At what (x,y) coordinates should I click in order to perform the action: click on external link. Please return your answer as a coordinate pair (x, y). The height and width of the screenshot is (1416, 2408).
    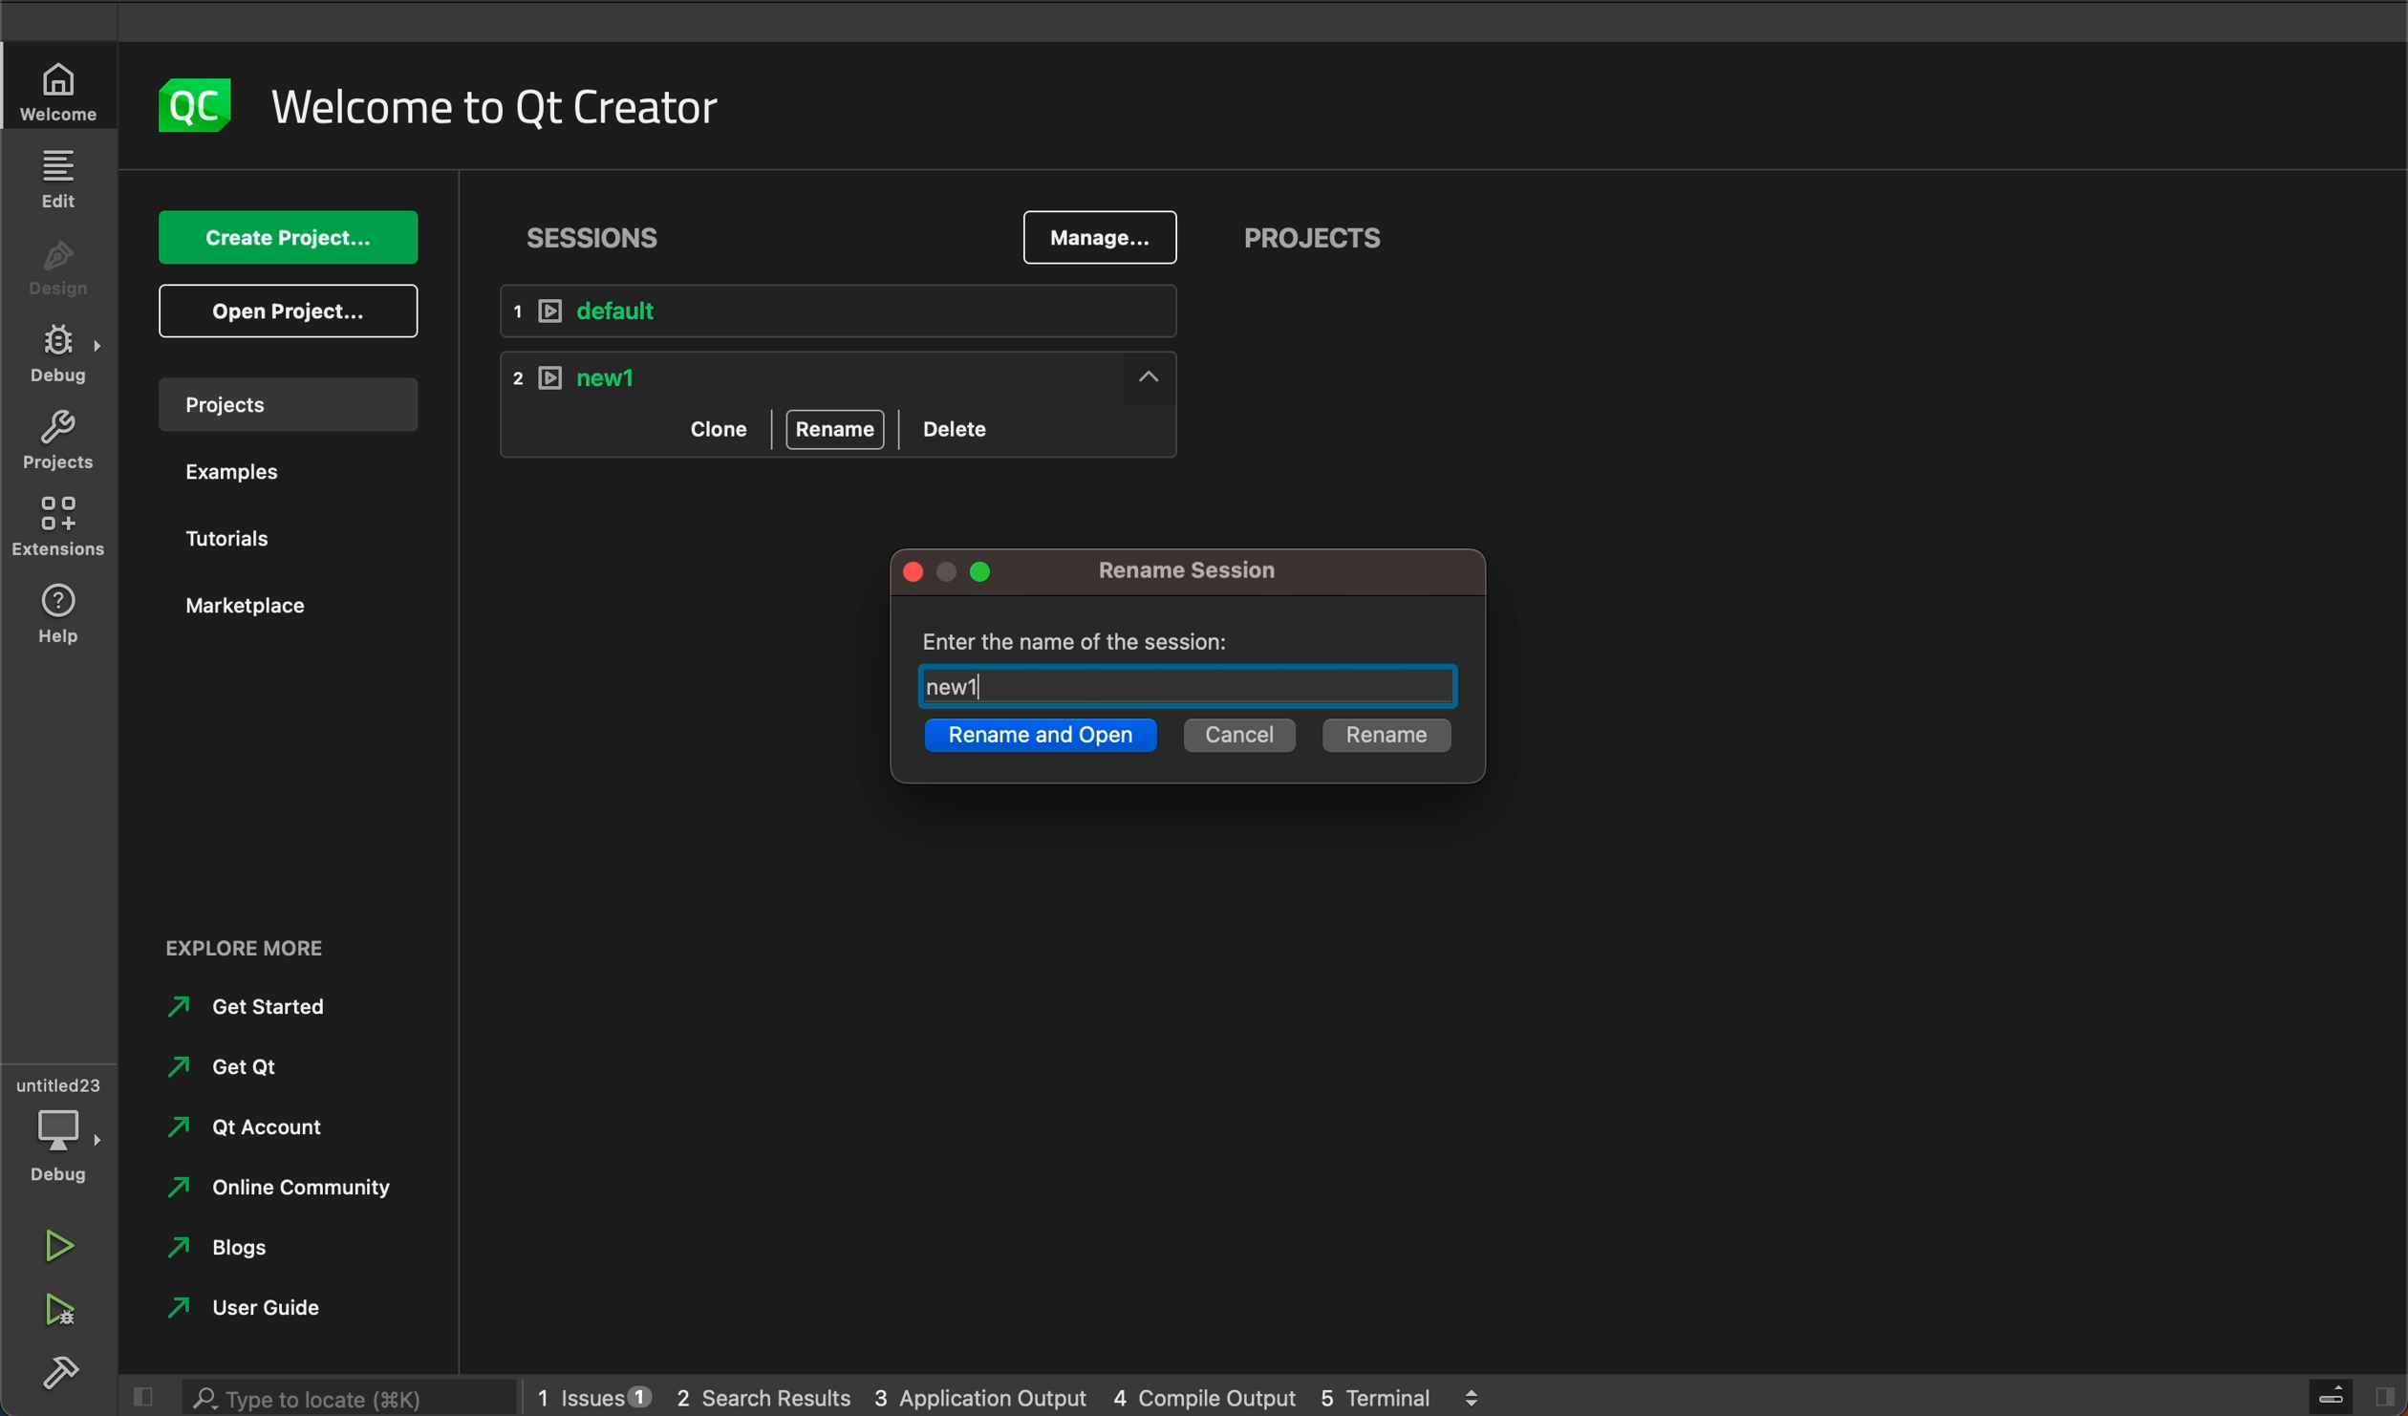
    Looking at the image, I should click on (288, 950).